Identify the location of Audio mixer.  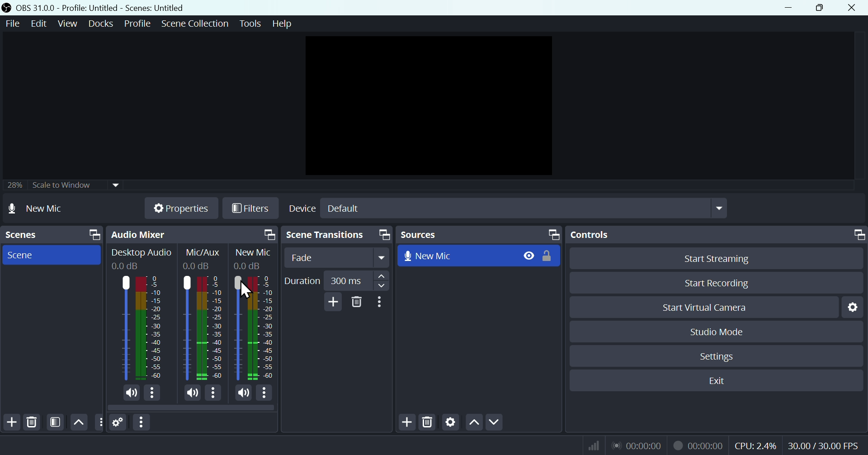
(190, 235).